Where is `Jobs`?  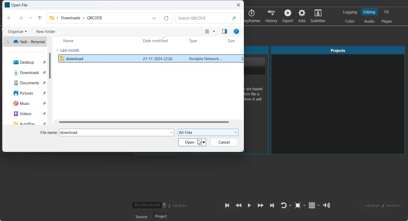 Jobs is located at coordinates (302, 16).